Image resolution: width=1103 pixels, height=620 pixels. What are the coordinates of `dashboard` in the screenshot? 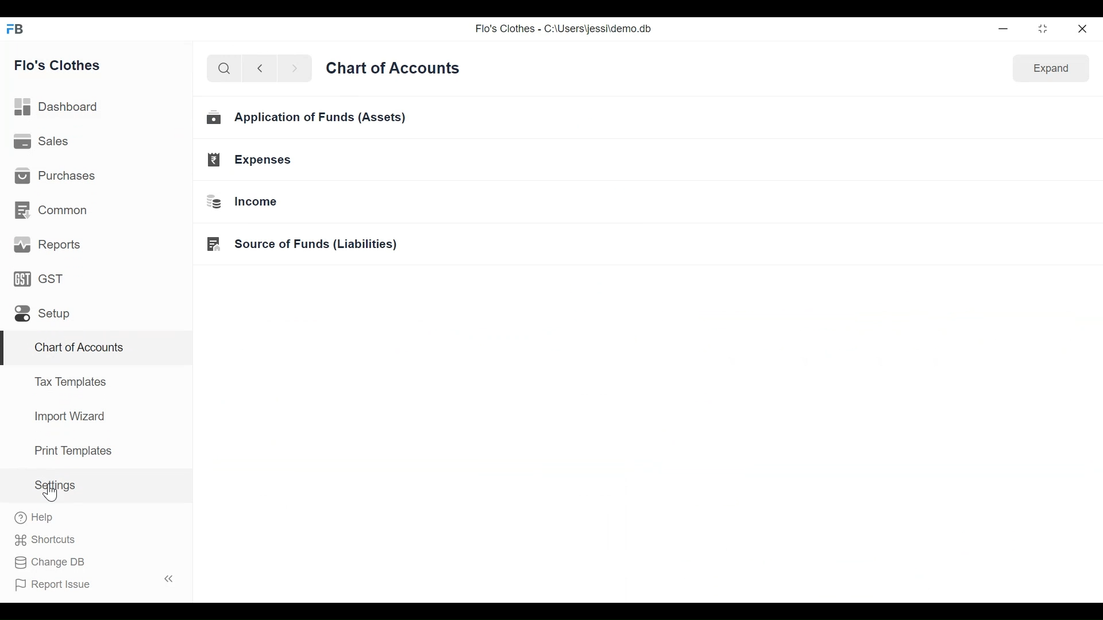 It's located at (57, 107).